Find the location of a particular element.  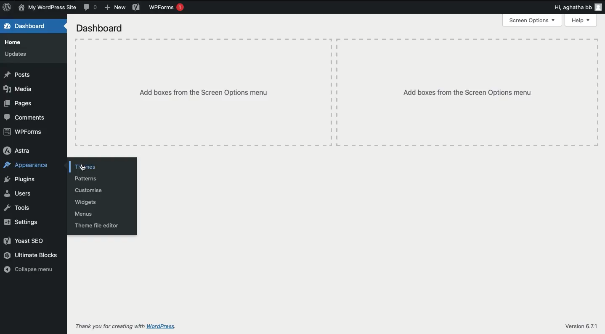

Tools is located at coordinates (17, 208).